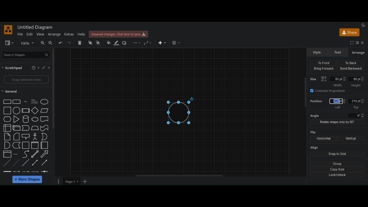 The height and width of the screenshot is (207, 368). Describe the element at coordinates (17, 145) in the screenshot. I see `free shape` at that location.